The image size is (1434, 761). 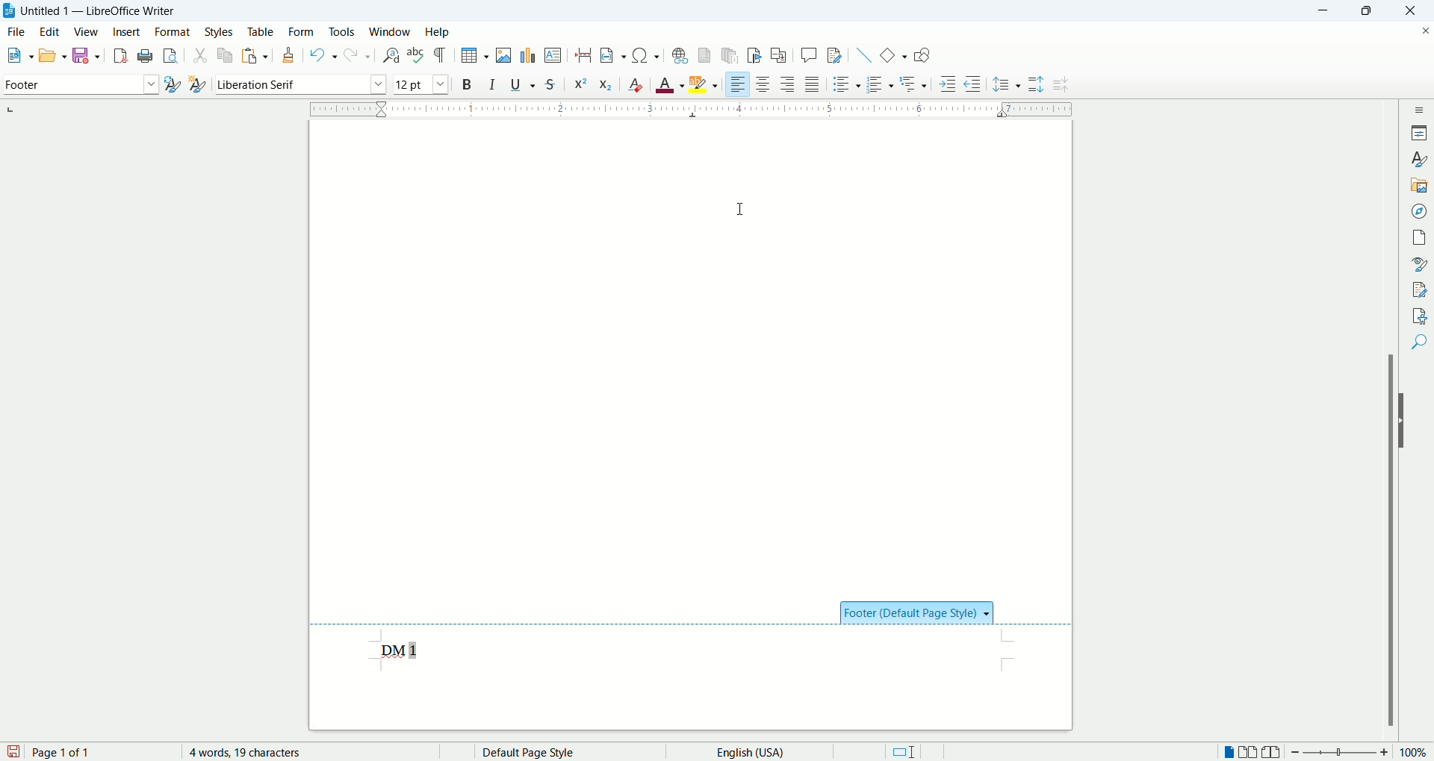 I want to click on main page, so click(x=692, y=353).